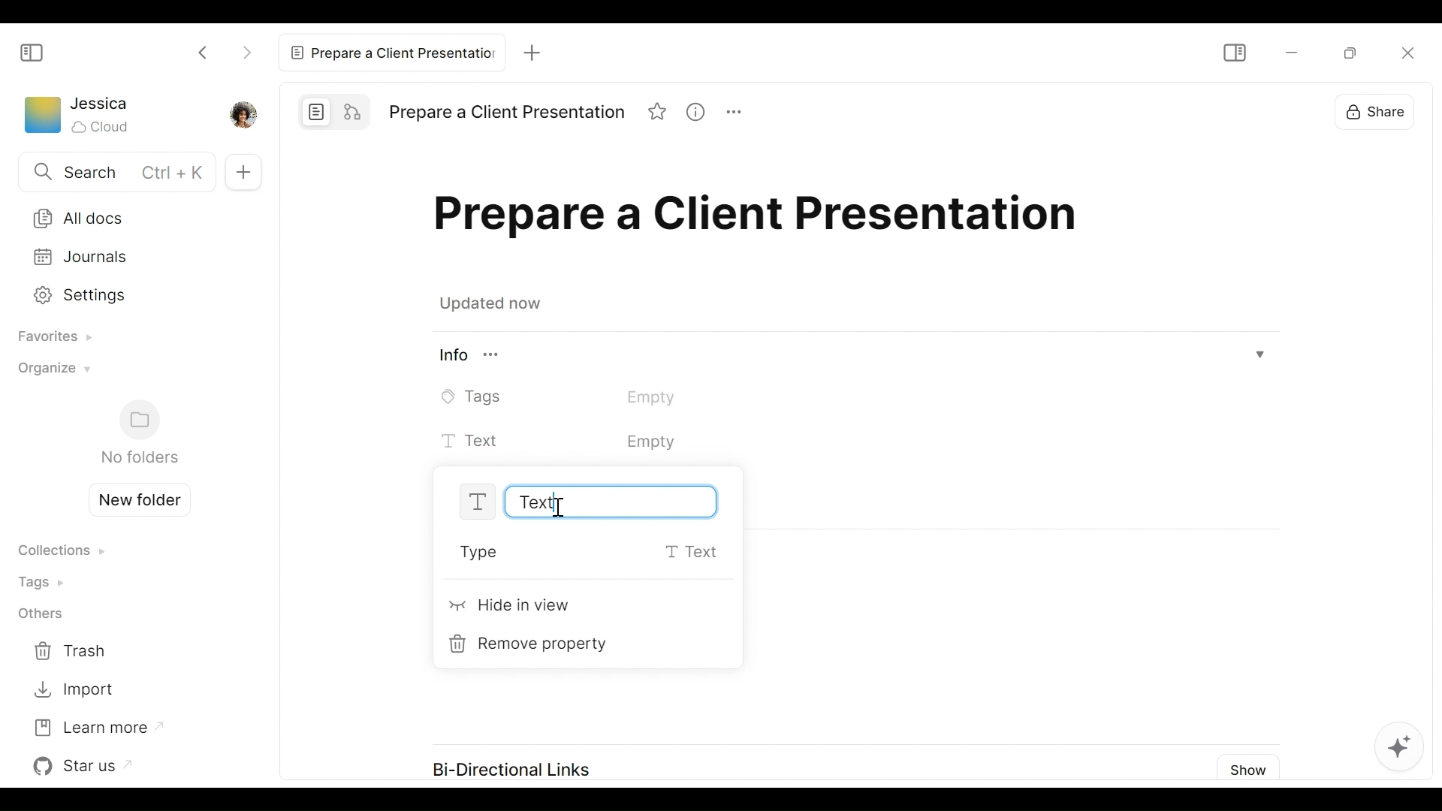 This screenshot has width=1442, height=811. Describe the element at coordinates (74, 652) in the screenshot. I see `Trash` at that location.